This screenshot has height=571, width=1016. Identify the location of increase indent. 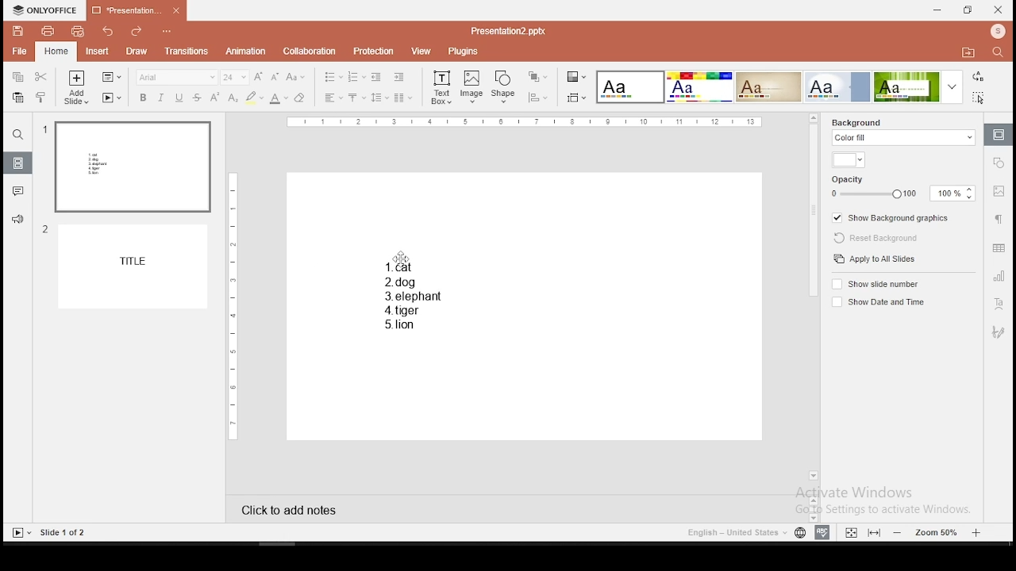
(399, 76).